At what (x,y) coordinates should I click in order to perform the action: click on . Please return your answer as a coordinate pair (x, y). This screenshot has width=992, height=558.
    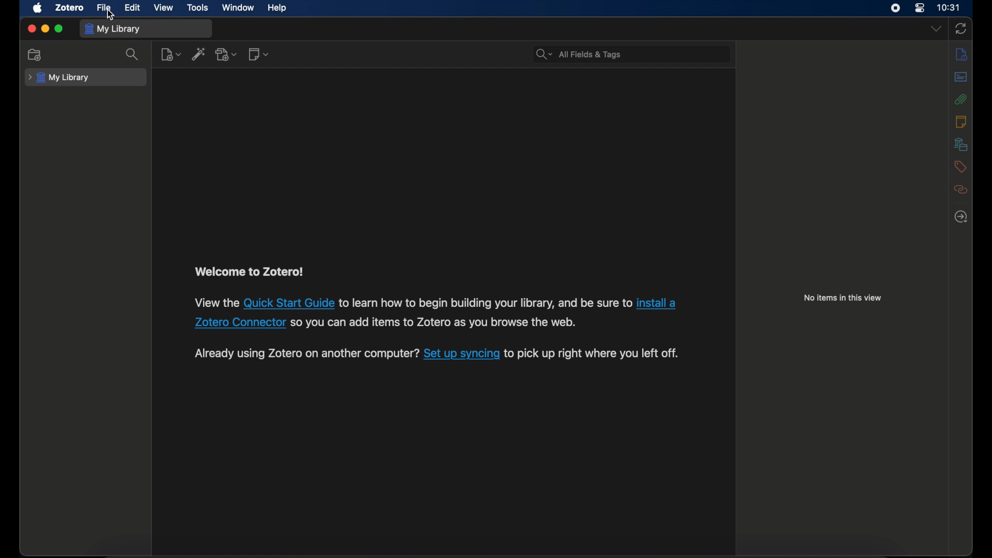
    Looking at the image, I should click on (656, 304).